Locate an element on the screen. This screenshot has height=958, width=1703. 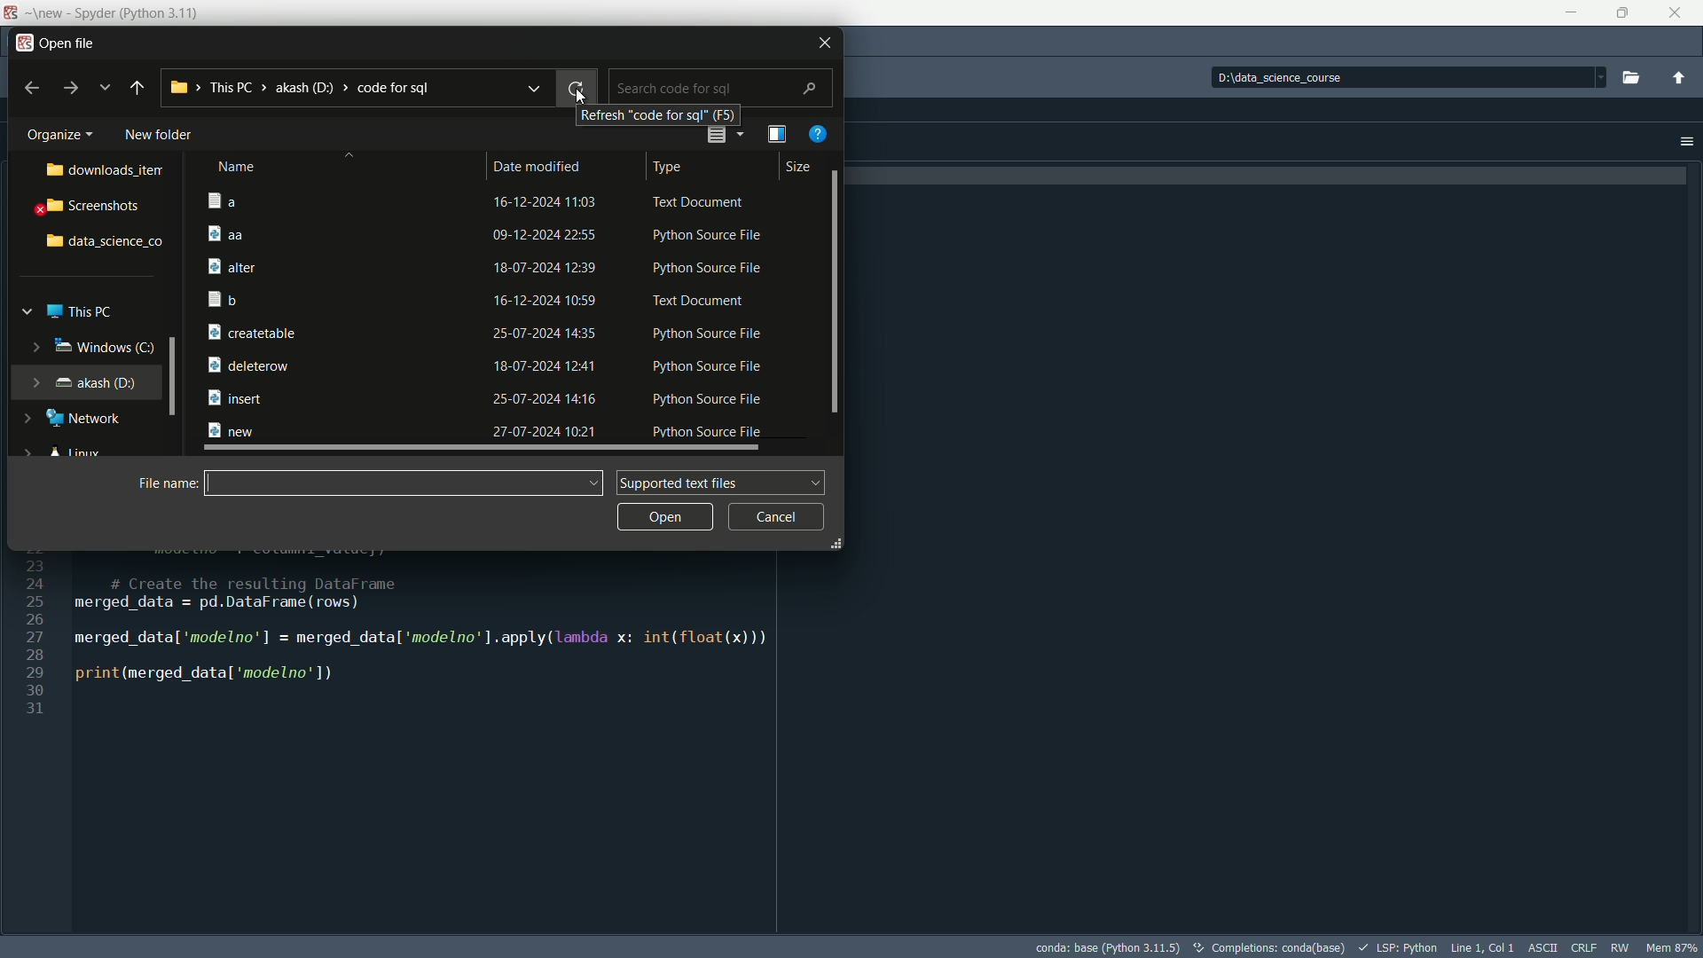
Browse a working directory is located at coordinates (1628, 78).